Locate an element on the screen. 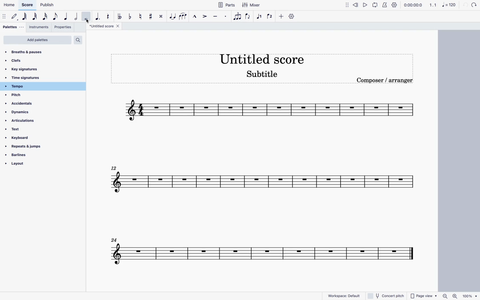 The image size is (480, 300). forward is located at coordinates (475, 6).